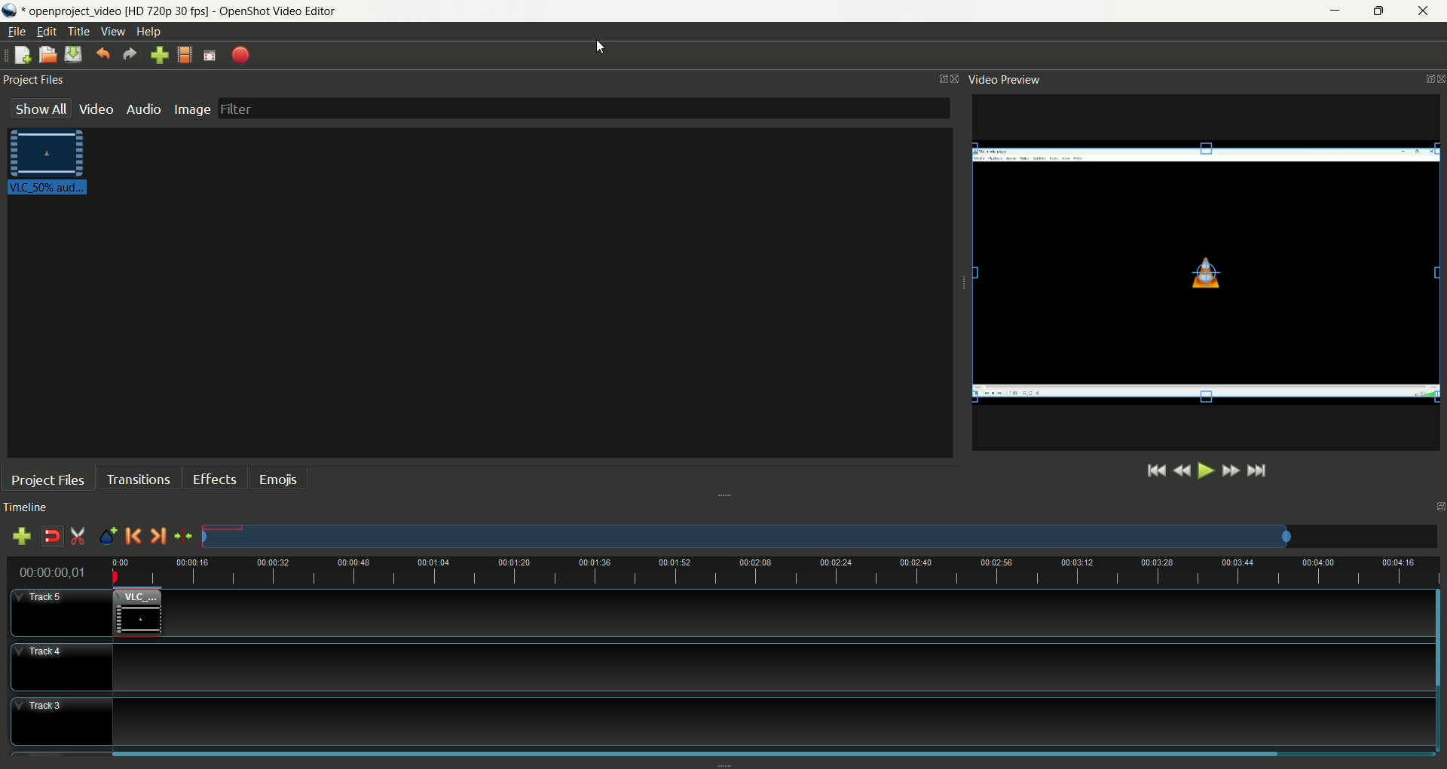 The width and height of the screenshot is (1447, 769). Describe the element at coordinates (158, 536) in the screenshot. I see `next marker` at that location.